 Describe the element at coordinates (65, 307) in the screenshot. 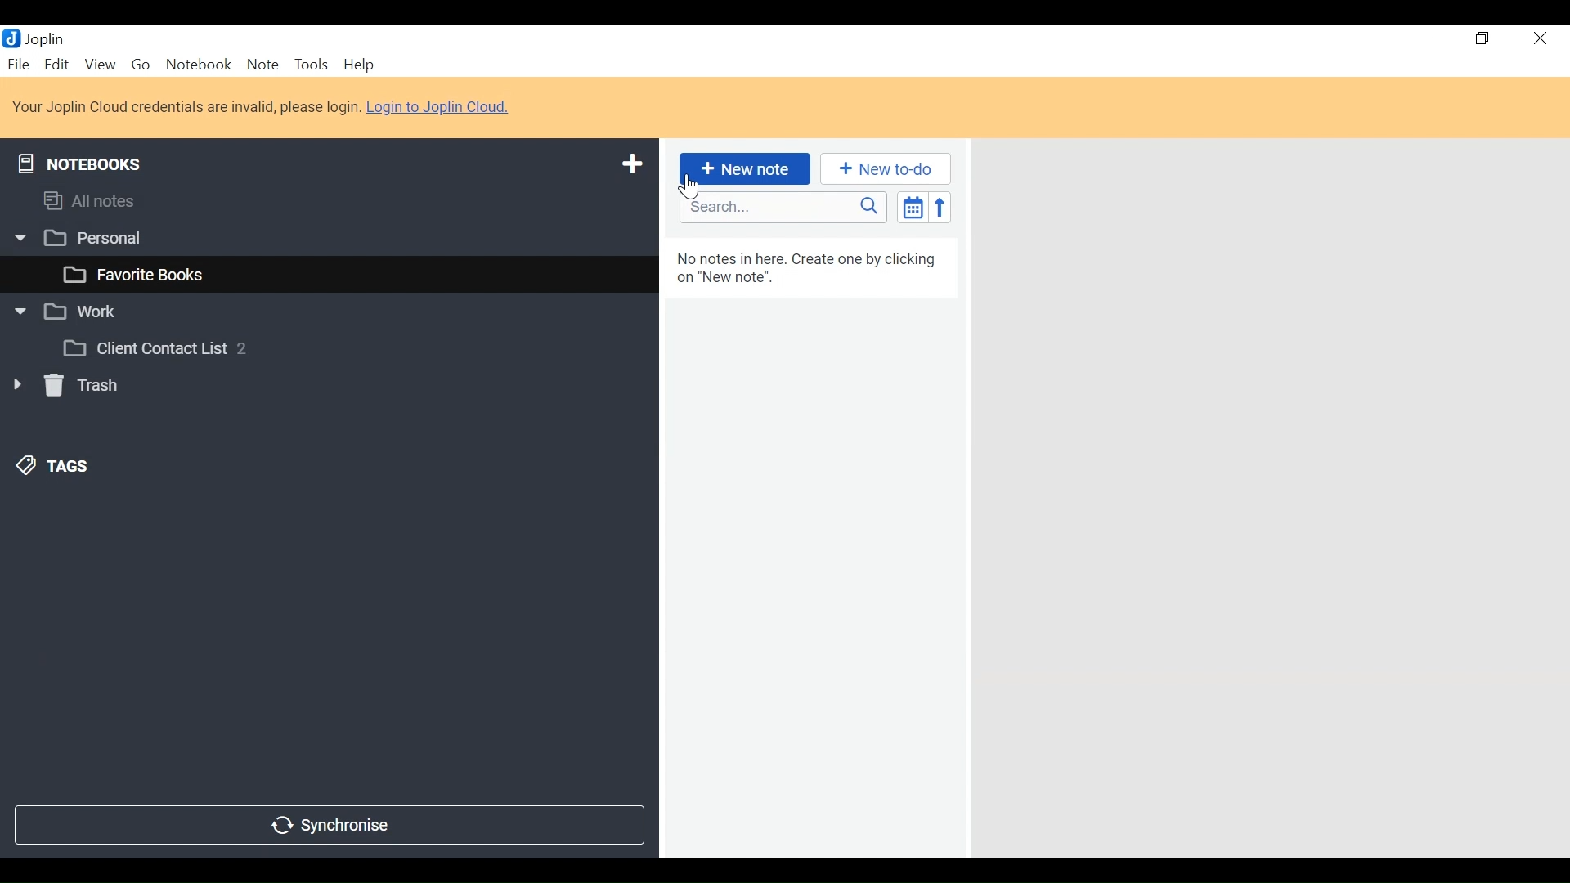

I see ` Work` at that location.